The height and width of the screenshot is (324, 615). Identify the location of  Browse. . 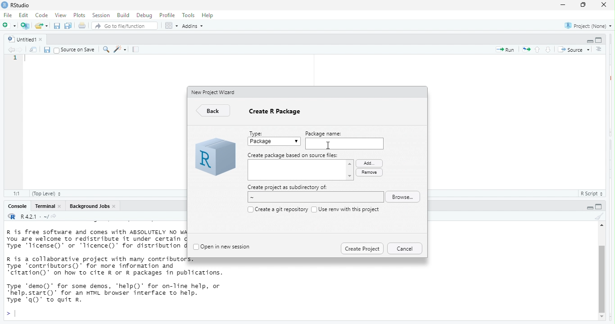
(405, 197).